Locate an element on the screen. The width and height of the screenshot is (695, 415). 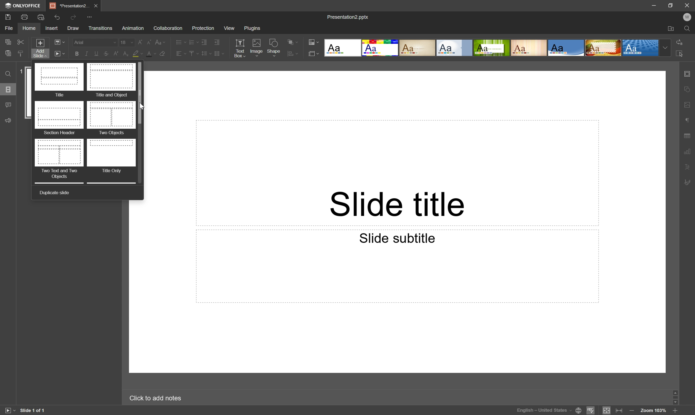
Decrease indent is located at coordinates (205, 40).